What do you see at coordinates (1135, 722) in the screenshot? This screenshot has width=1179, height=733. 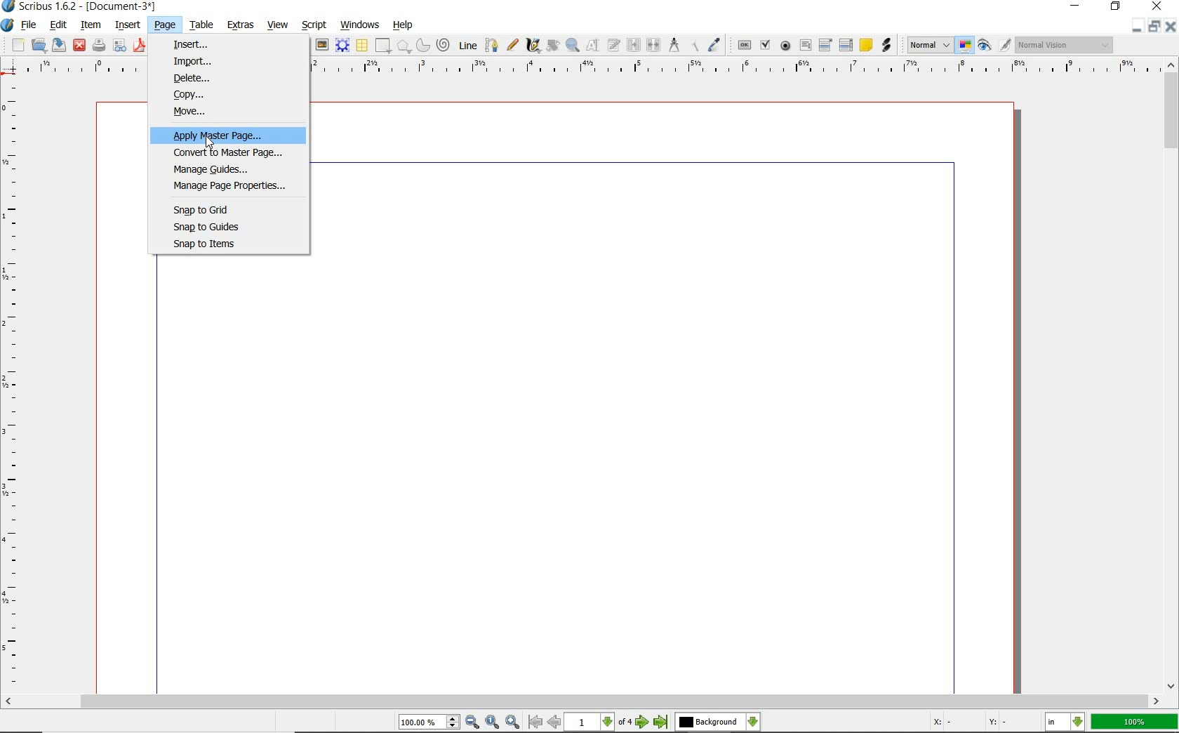 I see `zoom factor 100%` at bounding box center [1135, 722].